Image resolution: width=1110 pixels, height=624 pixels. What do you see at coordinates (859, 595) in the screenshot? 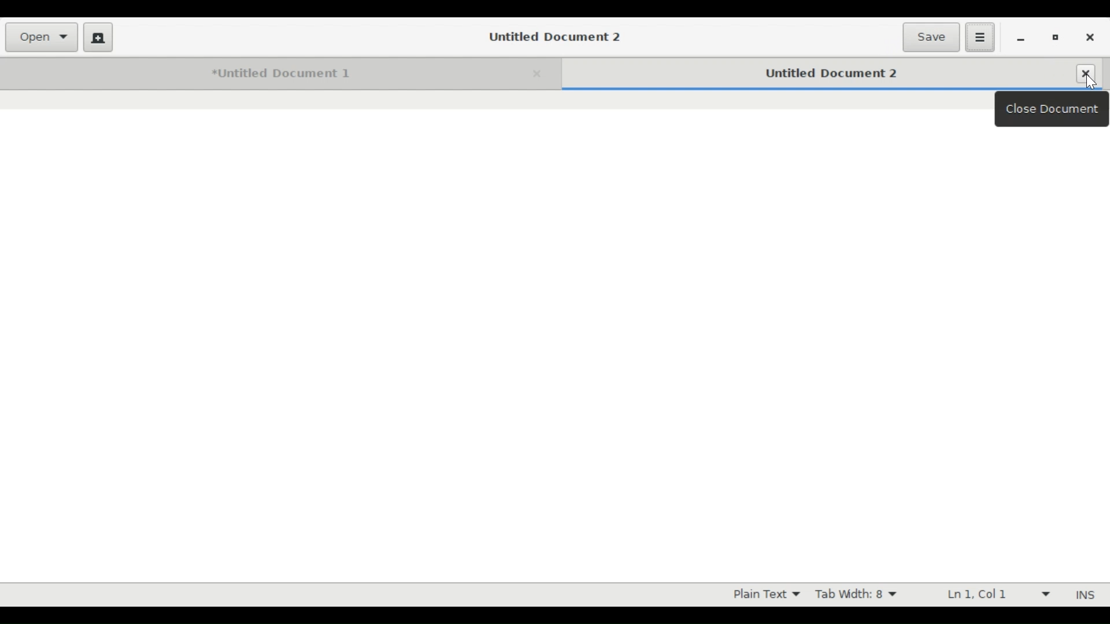
I see `Tab Width` at bounding box center [859, 595].